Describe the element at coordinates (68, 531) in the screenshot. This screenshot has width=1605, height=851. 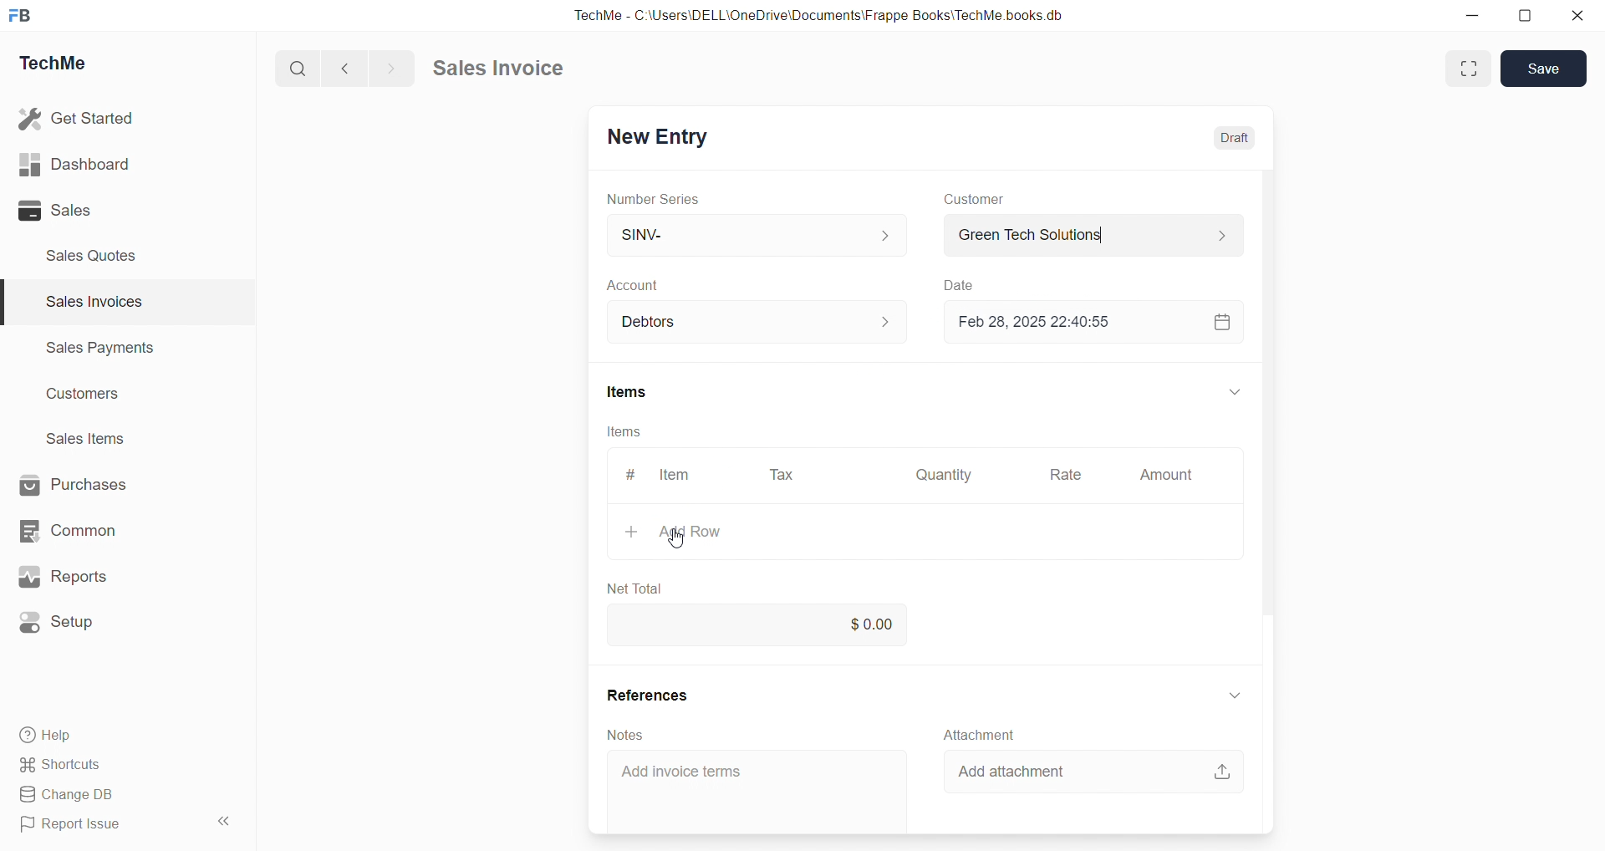
I see `Common` at that location.